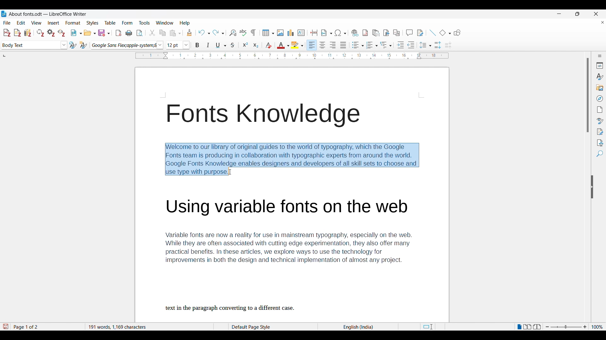  Describe the element at coordinates (144, 23) in the screenshot. I see `Tools menu` at that location.